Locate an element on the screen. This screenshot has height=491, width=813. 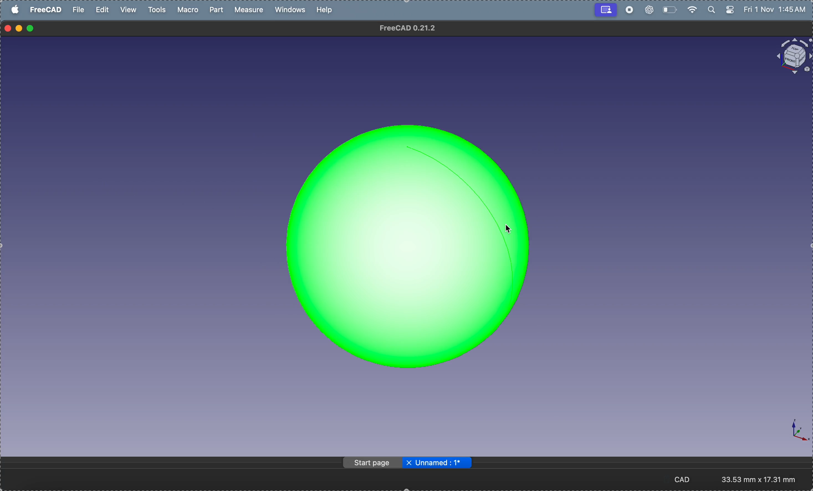
cursor is located at coordinates (509, 229).